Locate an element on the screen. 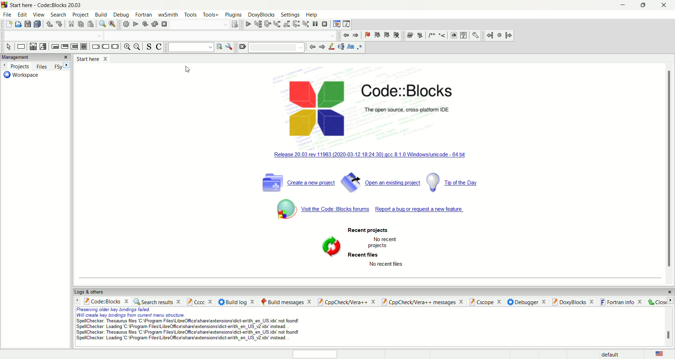  run to cursor is located at coordinates (257, 24).